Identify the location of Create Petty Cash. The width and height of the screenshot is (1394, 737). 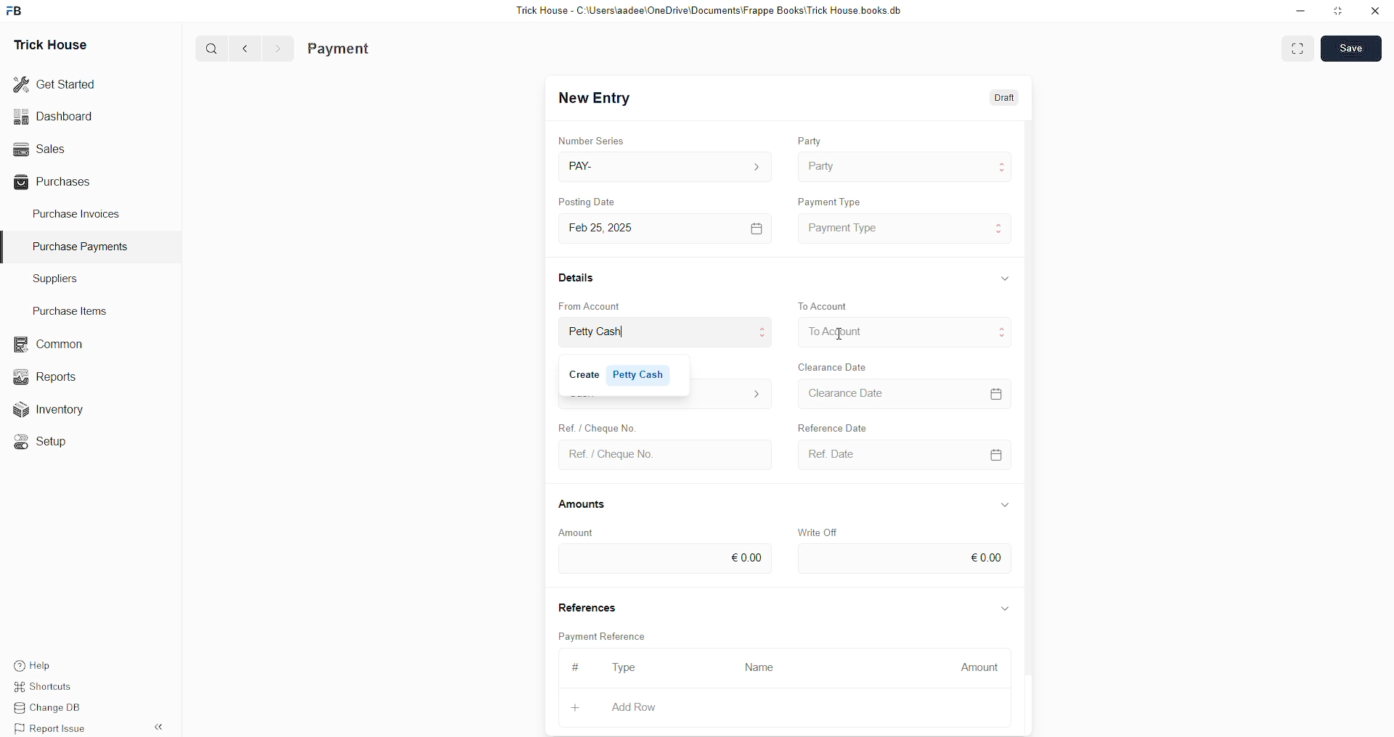
(622, 374).